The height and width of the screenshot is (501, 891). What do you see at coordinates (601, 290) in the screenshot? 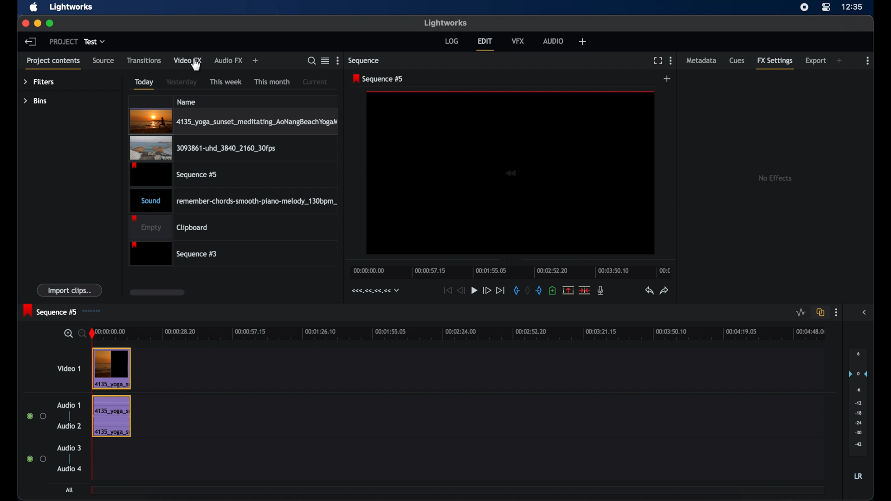
I see `mic` at bounding box center [601, 290].